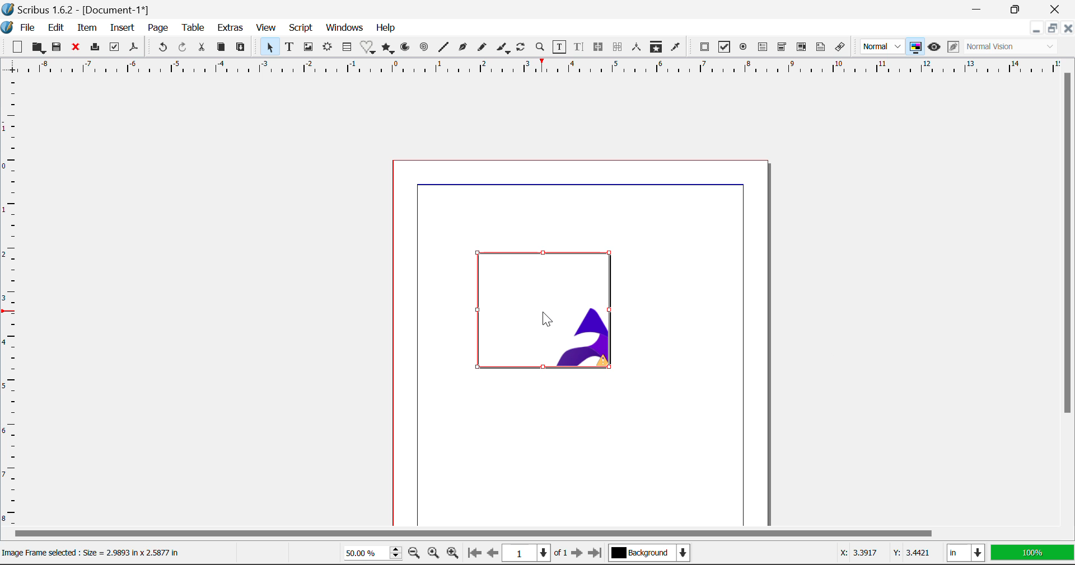  What do you see at coordinates (95, 47) in the screenshot?
I see `Print` at bounding box center [95, 47].